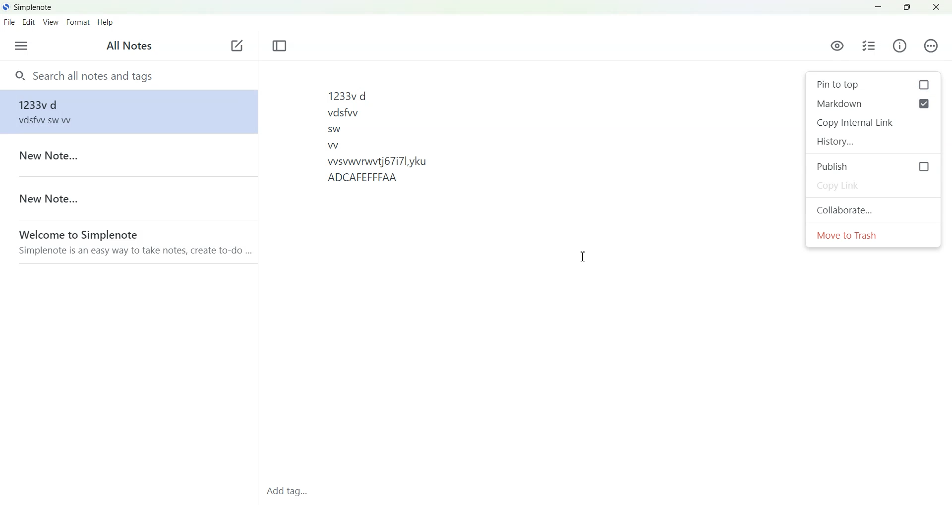 This screenshot has width=952, height=505. What do you see at coordinates (873, 209) in the screenshot?
I see `Collaborate` at bounding box center [873, 209].